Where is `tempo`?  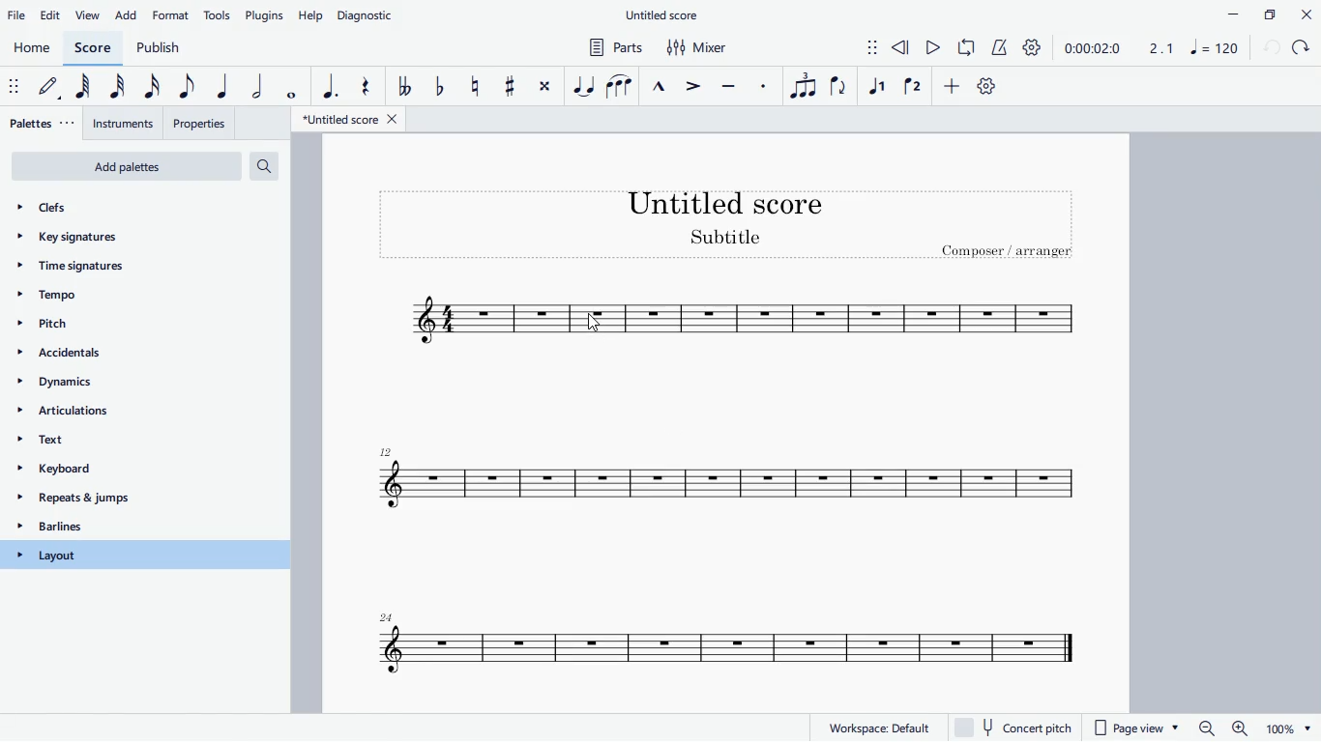
tempo is located at coordinates (113, 297).